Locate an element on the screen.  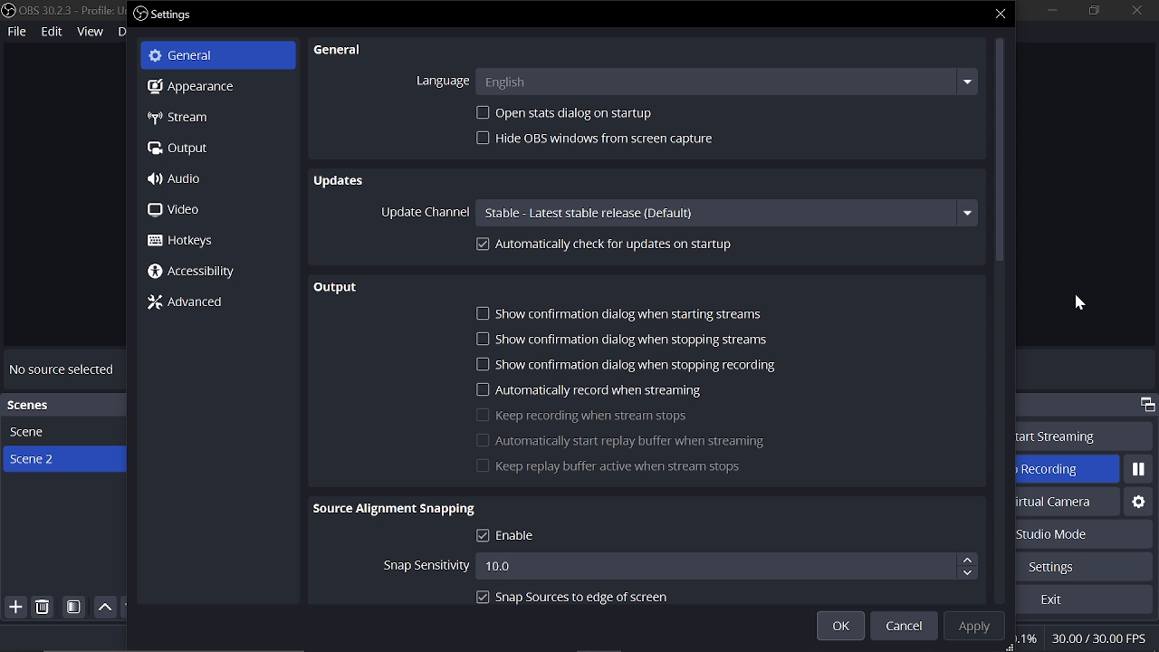
show confirmation dialog when stopping stream is located at coordinates (630, 340).